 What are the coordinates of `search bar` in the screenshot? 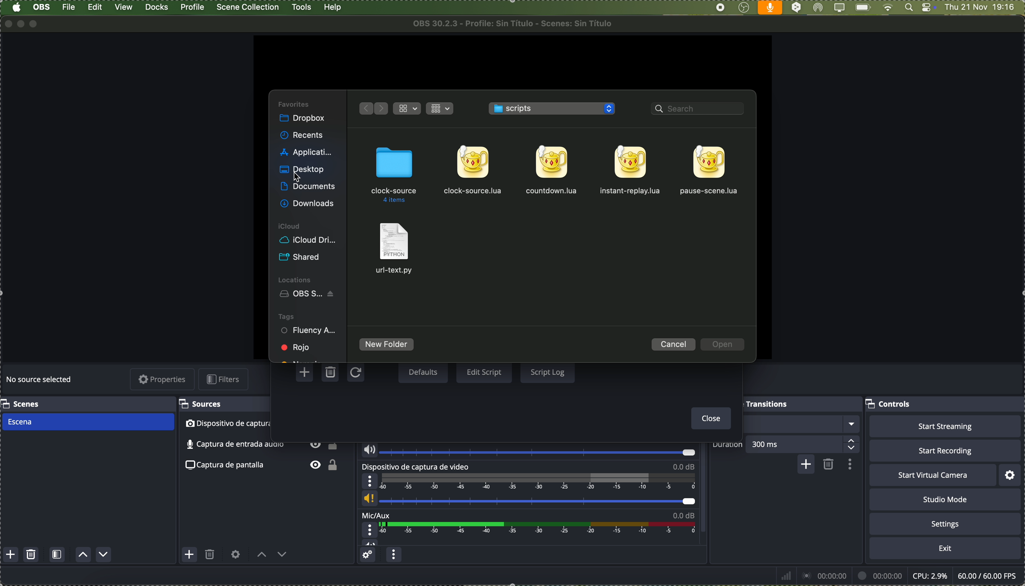 It's located at (700, 110).